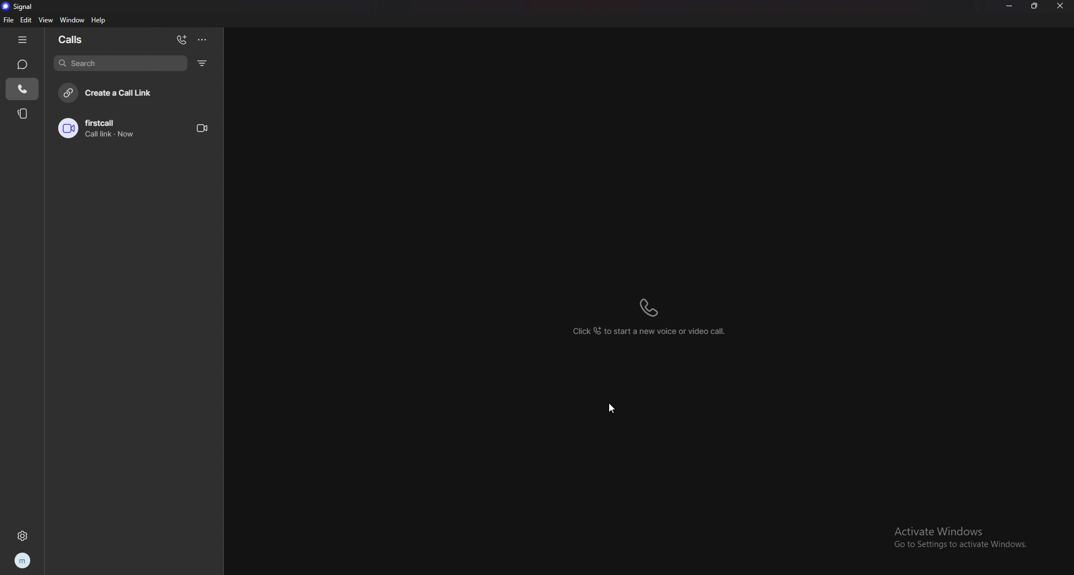  What do you see at coordinates (182, 40) in the screenshot?
I see `add call` at bounding box center [182, 40].